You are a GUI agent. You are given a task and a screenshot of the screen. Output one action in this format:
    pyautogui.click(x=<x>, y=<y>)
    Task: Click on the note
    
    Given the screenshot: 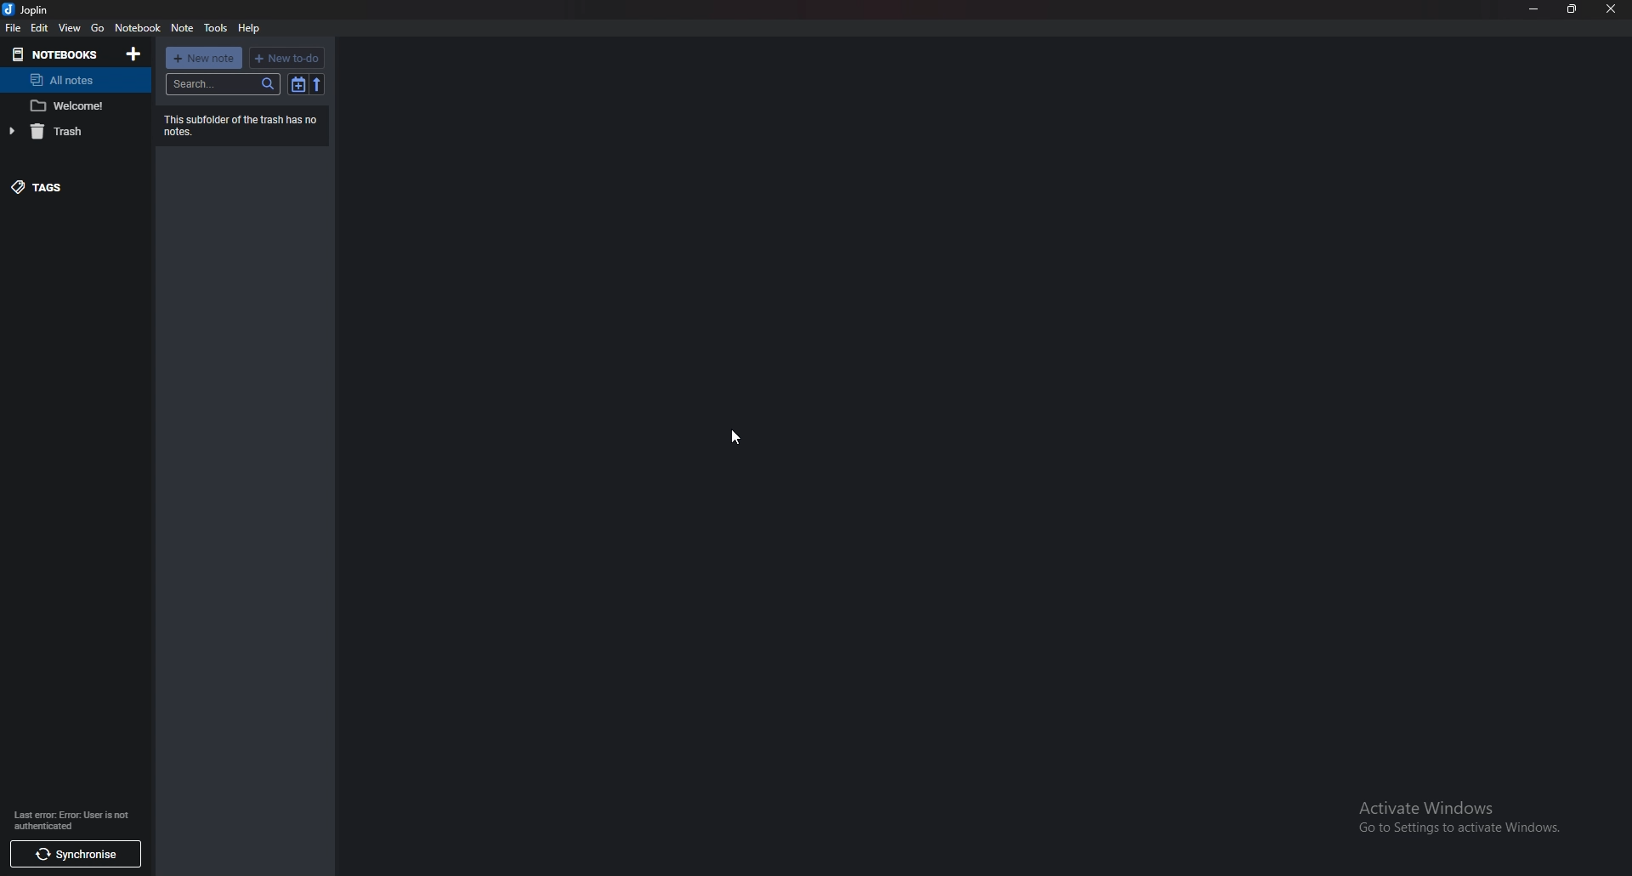 What is the action you would take?
    pyautogui.click(x=183, y=28)
    